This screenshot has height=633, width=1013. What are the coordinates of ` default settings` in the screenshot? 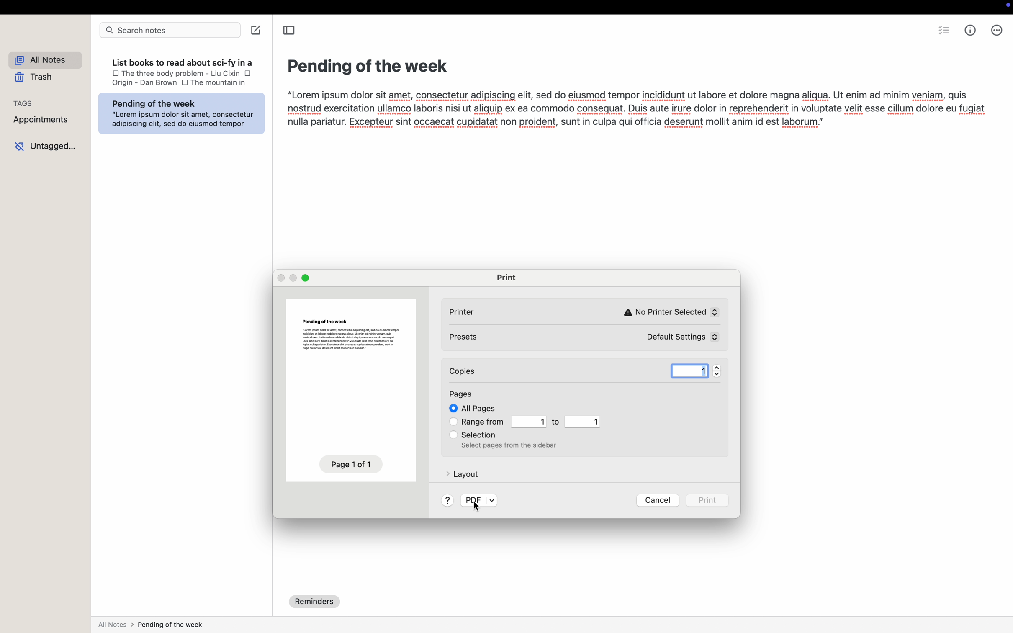 It's located at (676, 337).